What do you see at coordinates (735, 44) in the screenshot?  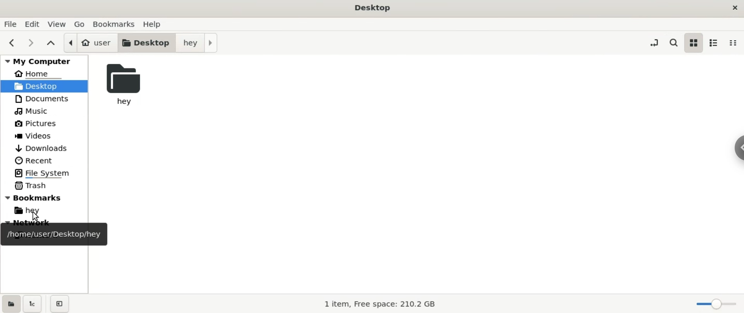 I see `compact view` at bounding box center [735, 44].